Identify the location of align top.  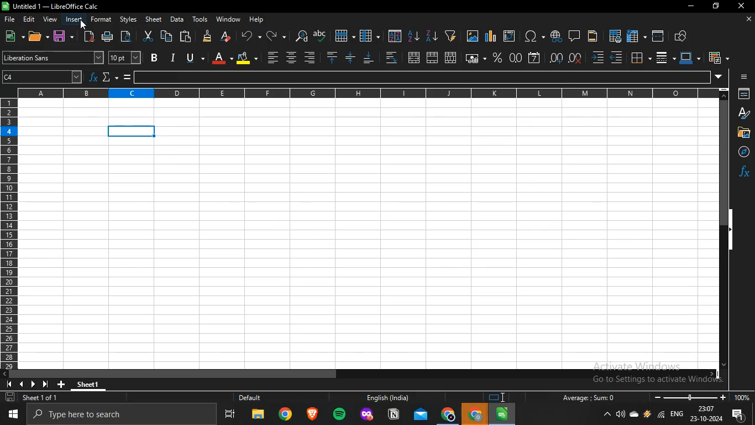
(332, 58).